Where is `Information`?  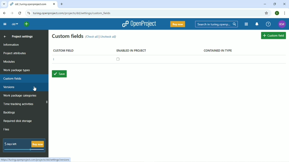 Information is located at coordinates (12, 45).